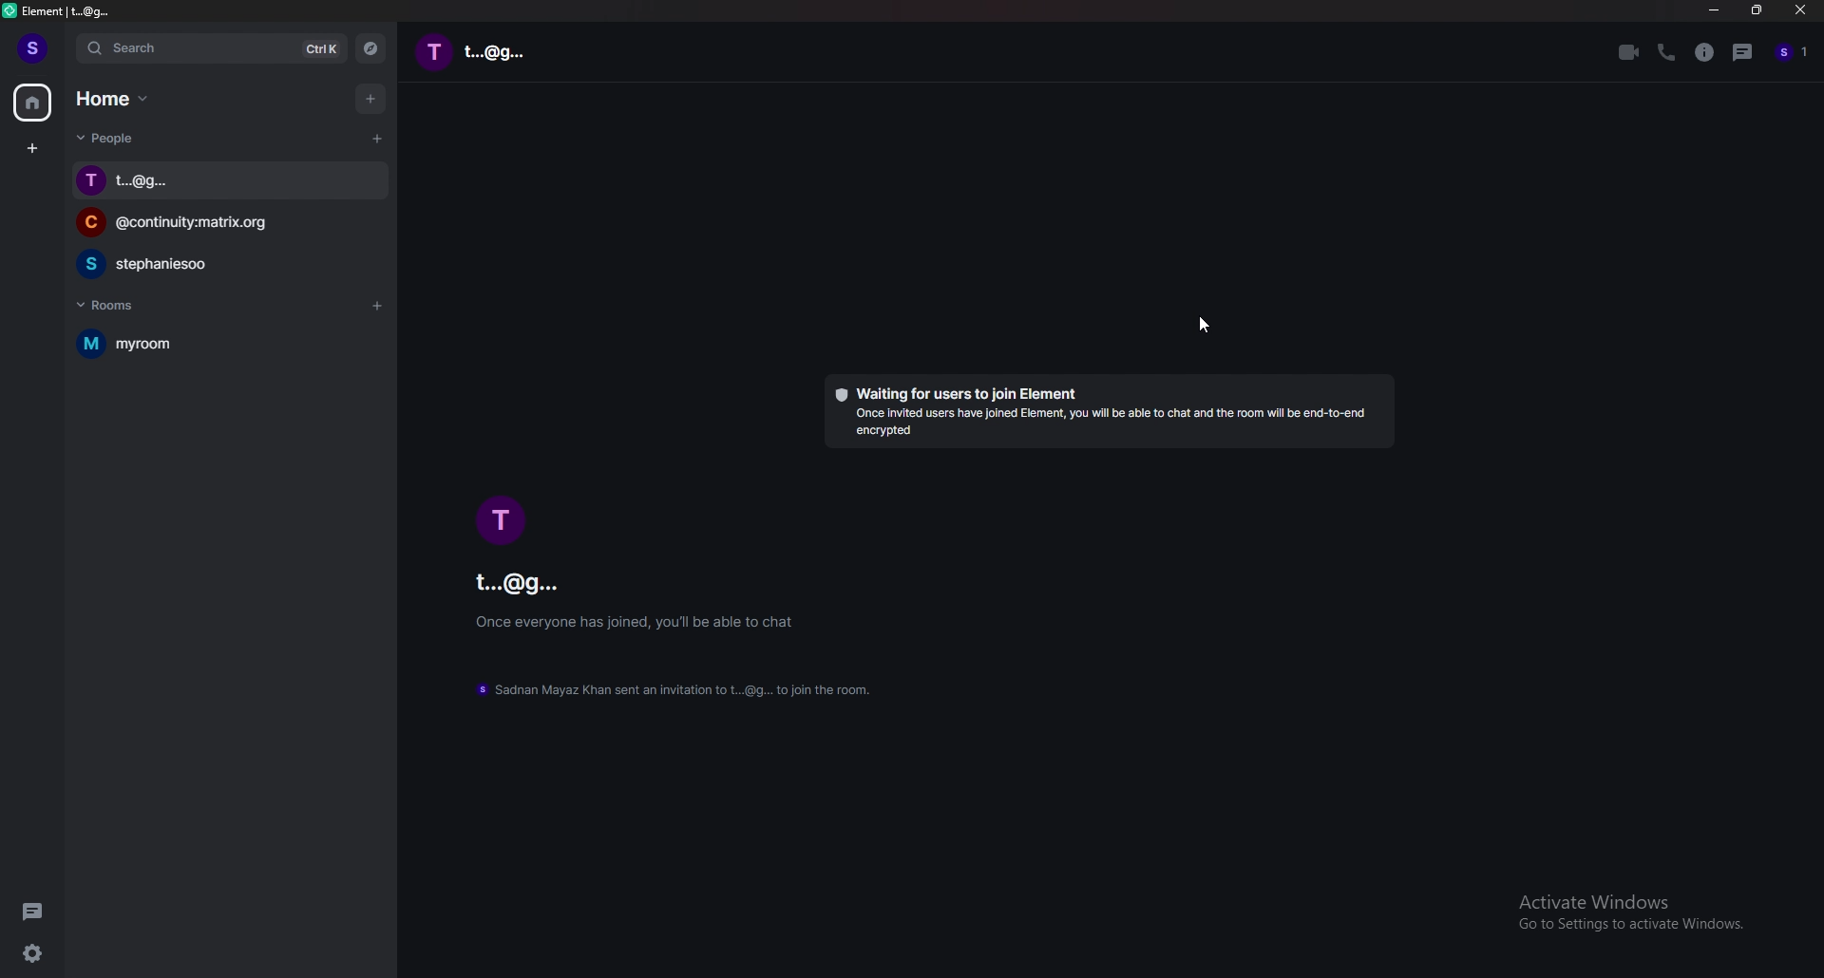  I want to click on profile, so click(34, 48).